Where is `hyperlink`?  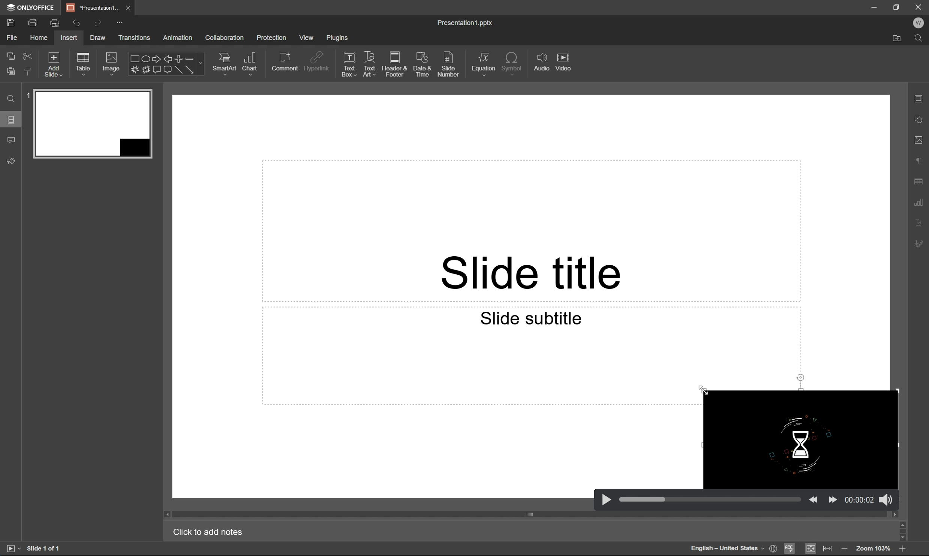
hyperlink is located at coordinates (320, 61).